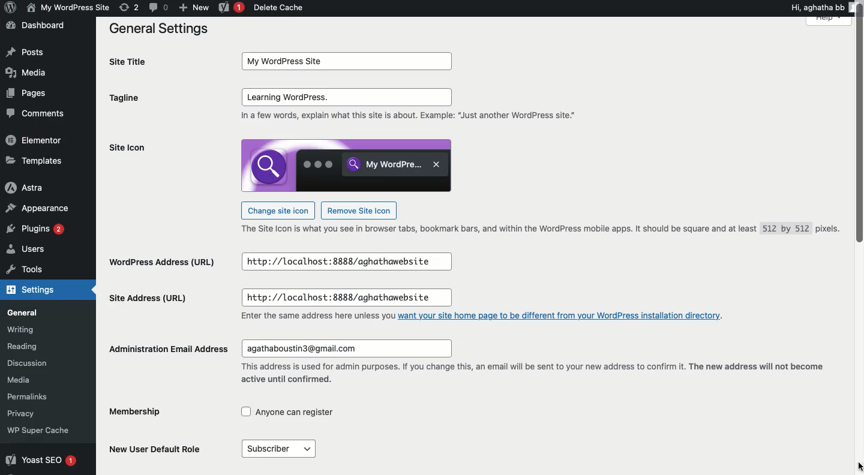  What do you see at coordinates (41, 347) in the screenshot?
I see `Reading` at bounding box center [41, 347].